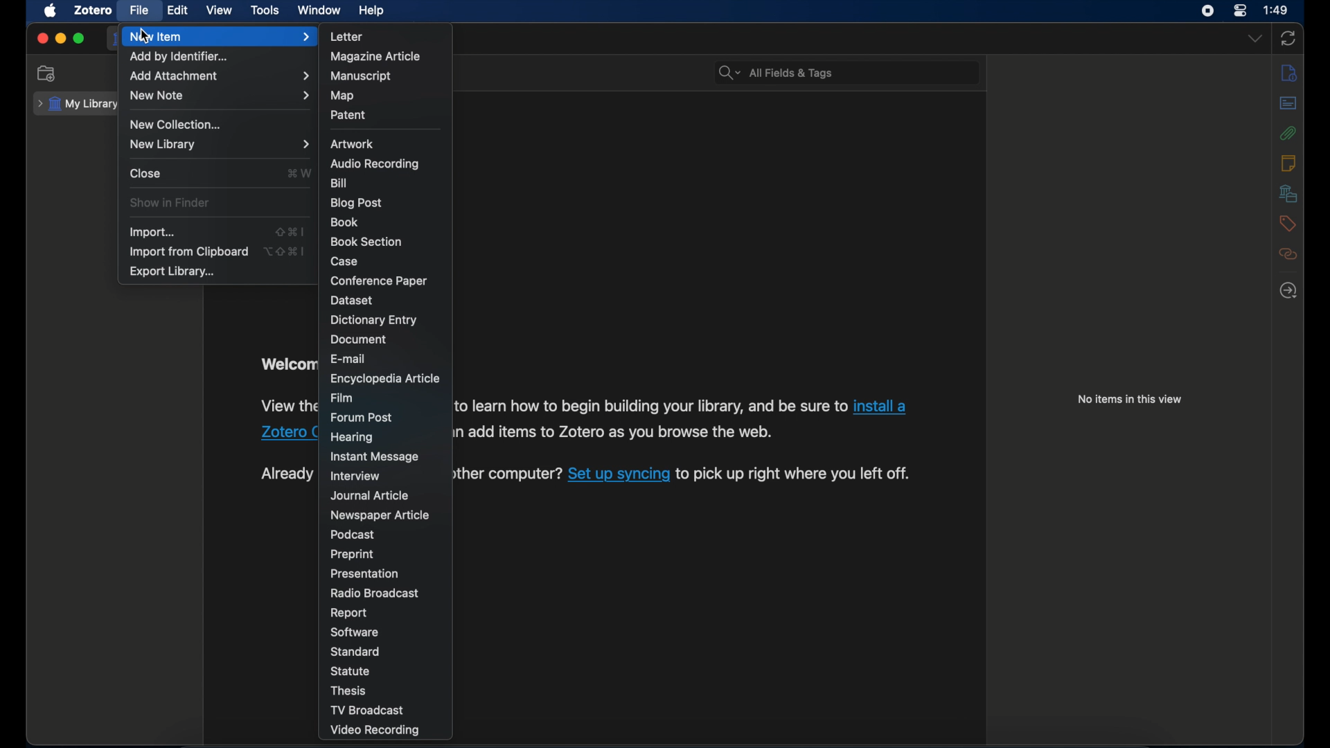 The width and height of the screenshot is (1330, 748). Describe the element at coordinates (1291, 163) in the screenshot. I see `notes` at that location.